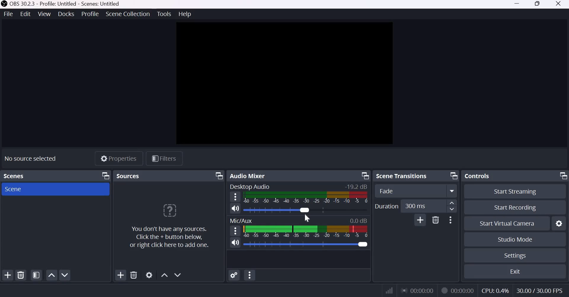  What do you see at coordinates (30, 158) in the screenshot?
I see `No source selected` at bounding box center [30, 158].